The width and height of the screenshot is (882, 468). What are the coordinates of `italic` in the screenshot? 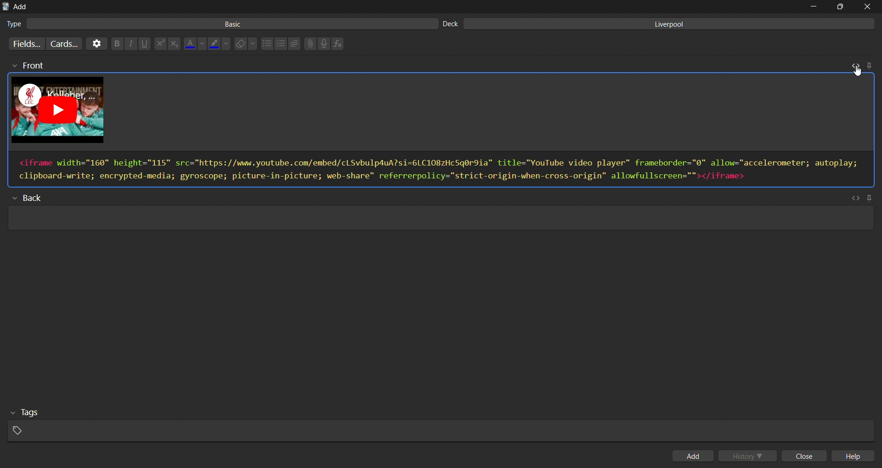 It's located at (130, 44).